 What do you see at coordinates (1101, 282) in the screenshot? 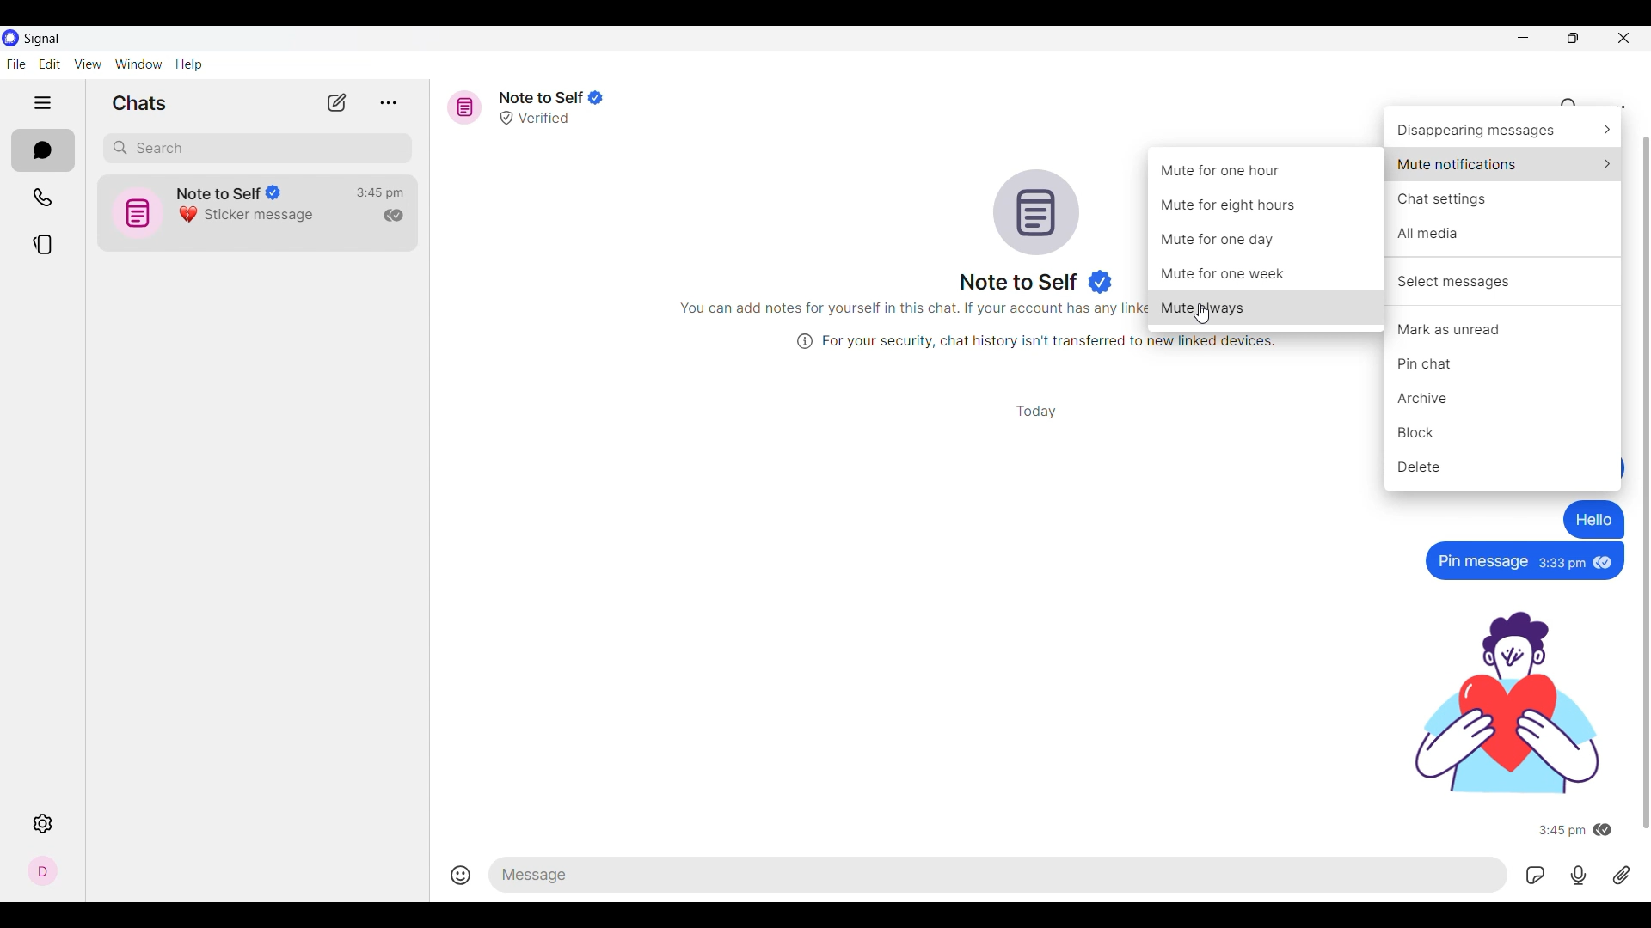
I see `Indicates verified user` at bounding box center [1101, 282].